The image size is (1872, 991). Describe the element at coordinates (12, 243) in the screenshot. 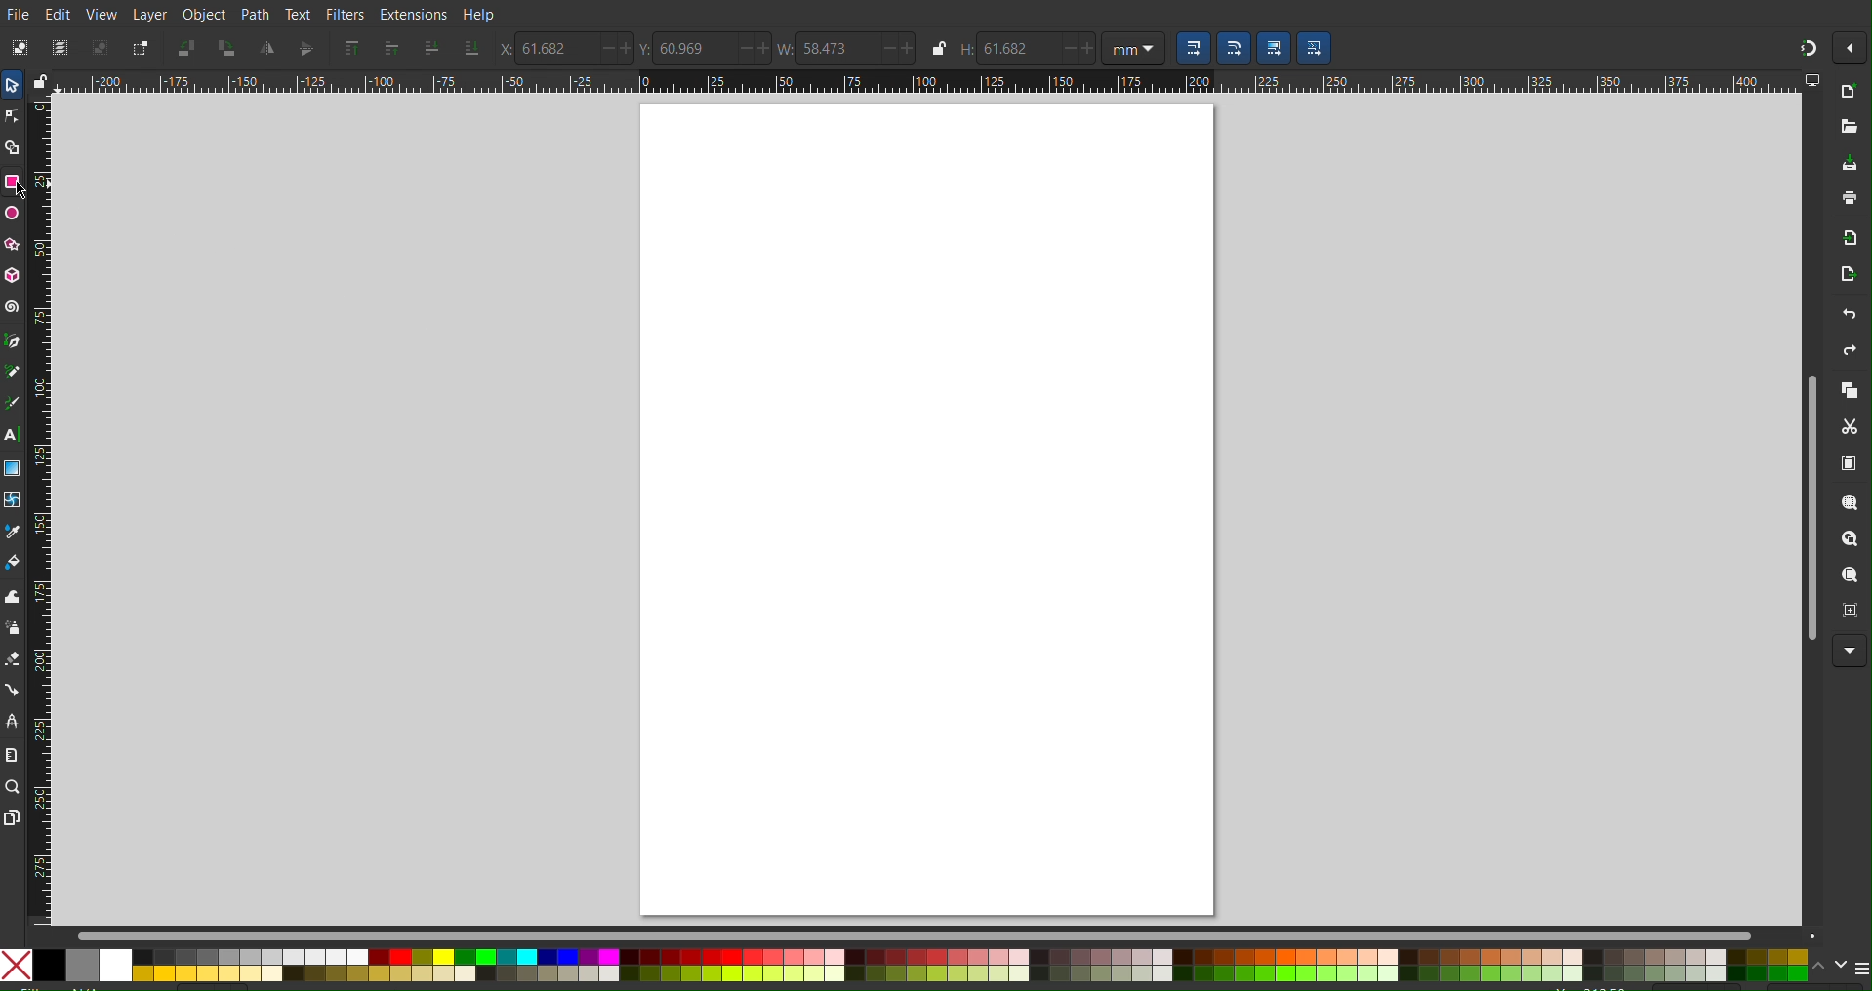

I see `Polygon` at that location.